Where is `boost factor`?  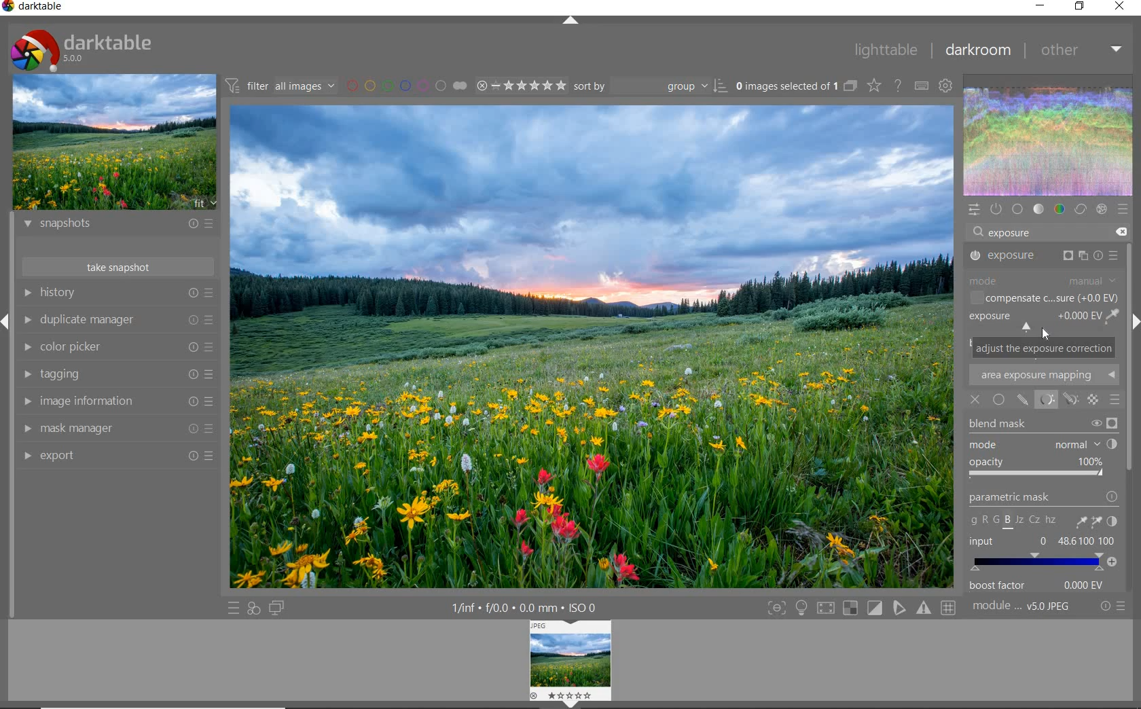
boost factor is located at coordinates (1042, 586).